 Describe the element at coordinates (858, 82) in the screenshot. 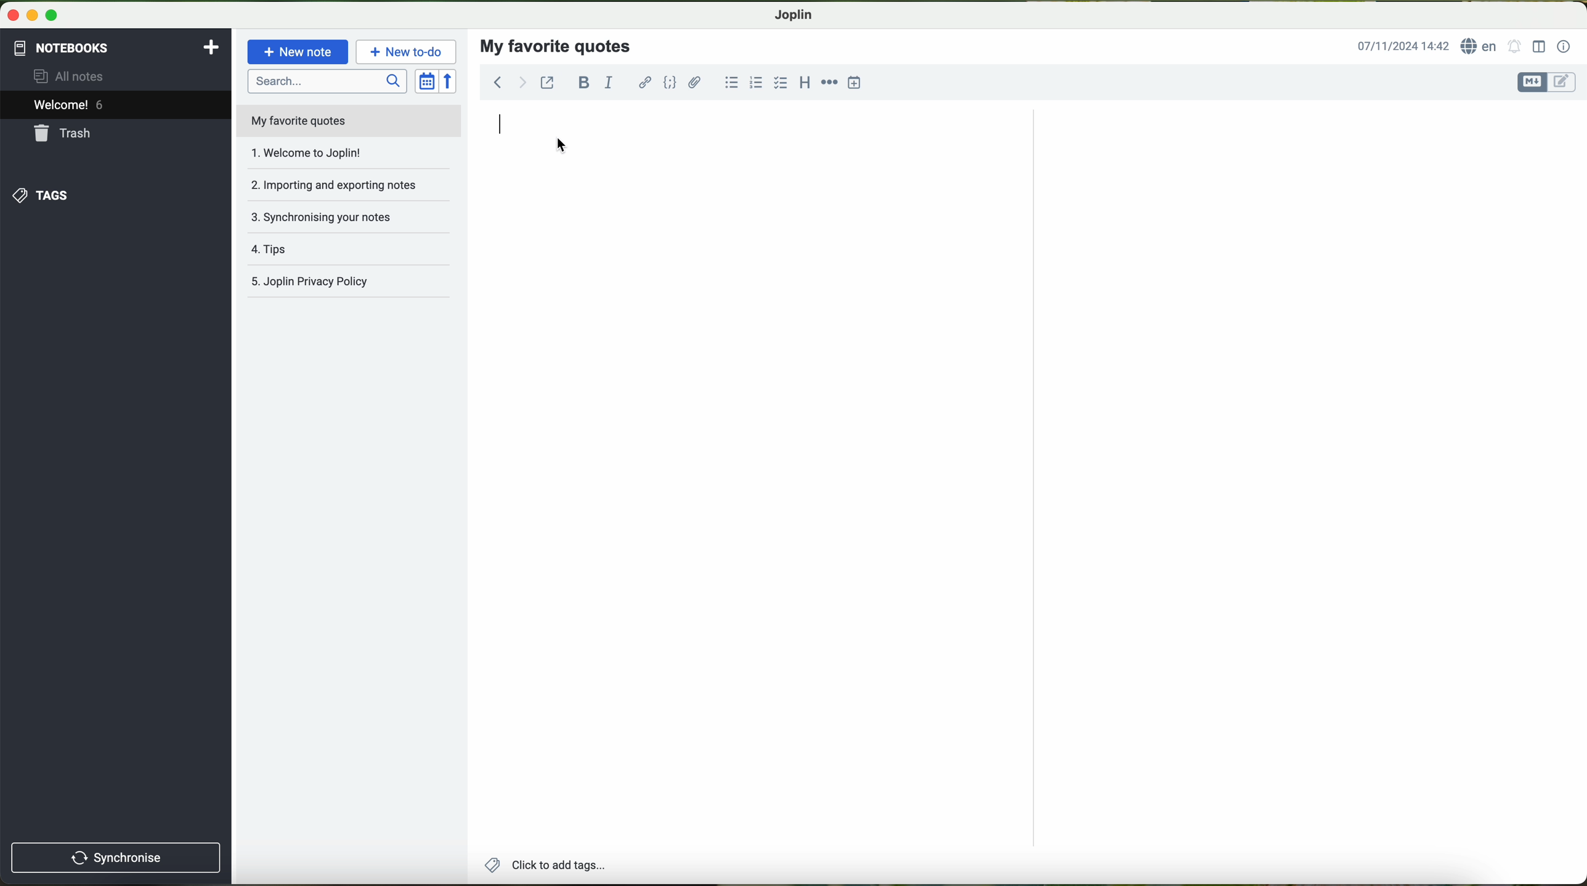

I see `insert time` at that location.